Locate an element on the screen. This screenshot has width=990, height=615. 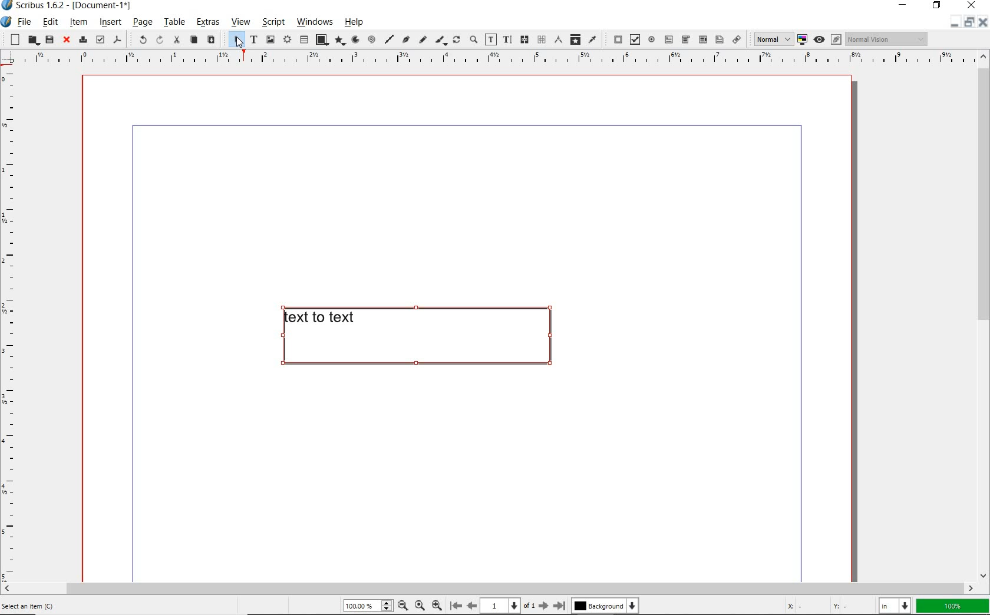
eye dropper is located at coordinates (593, 39).